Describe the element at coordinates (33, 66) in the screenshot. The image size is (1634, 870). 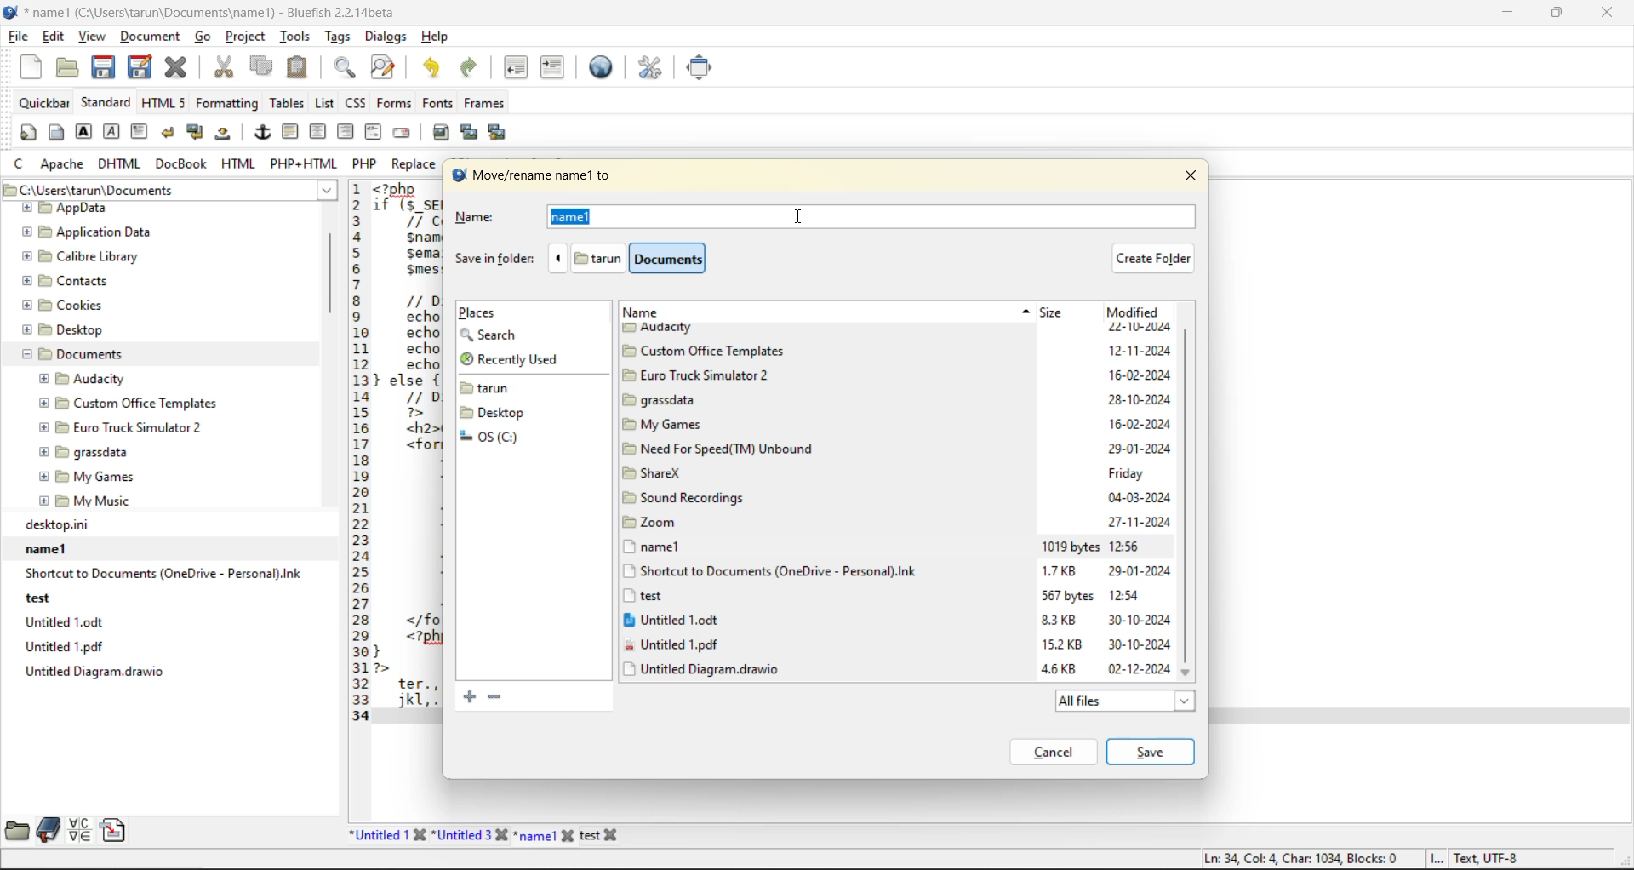
I see `new` at that location.